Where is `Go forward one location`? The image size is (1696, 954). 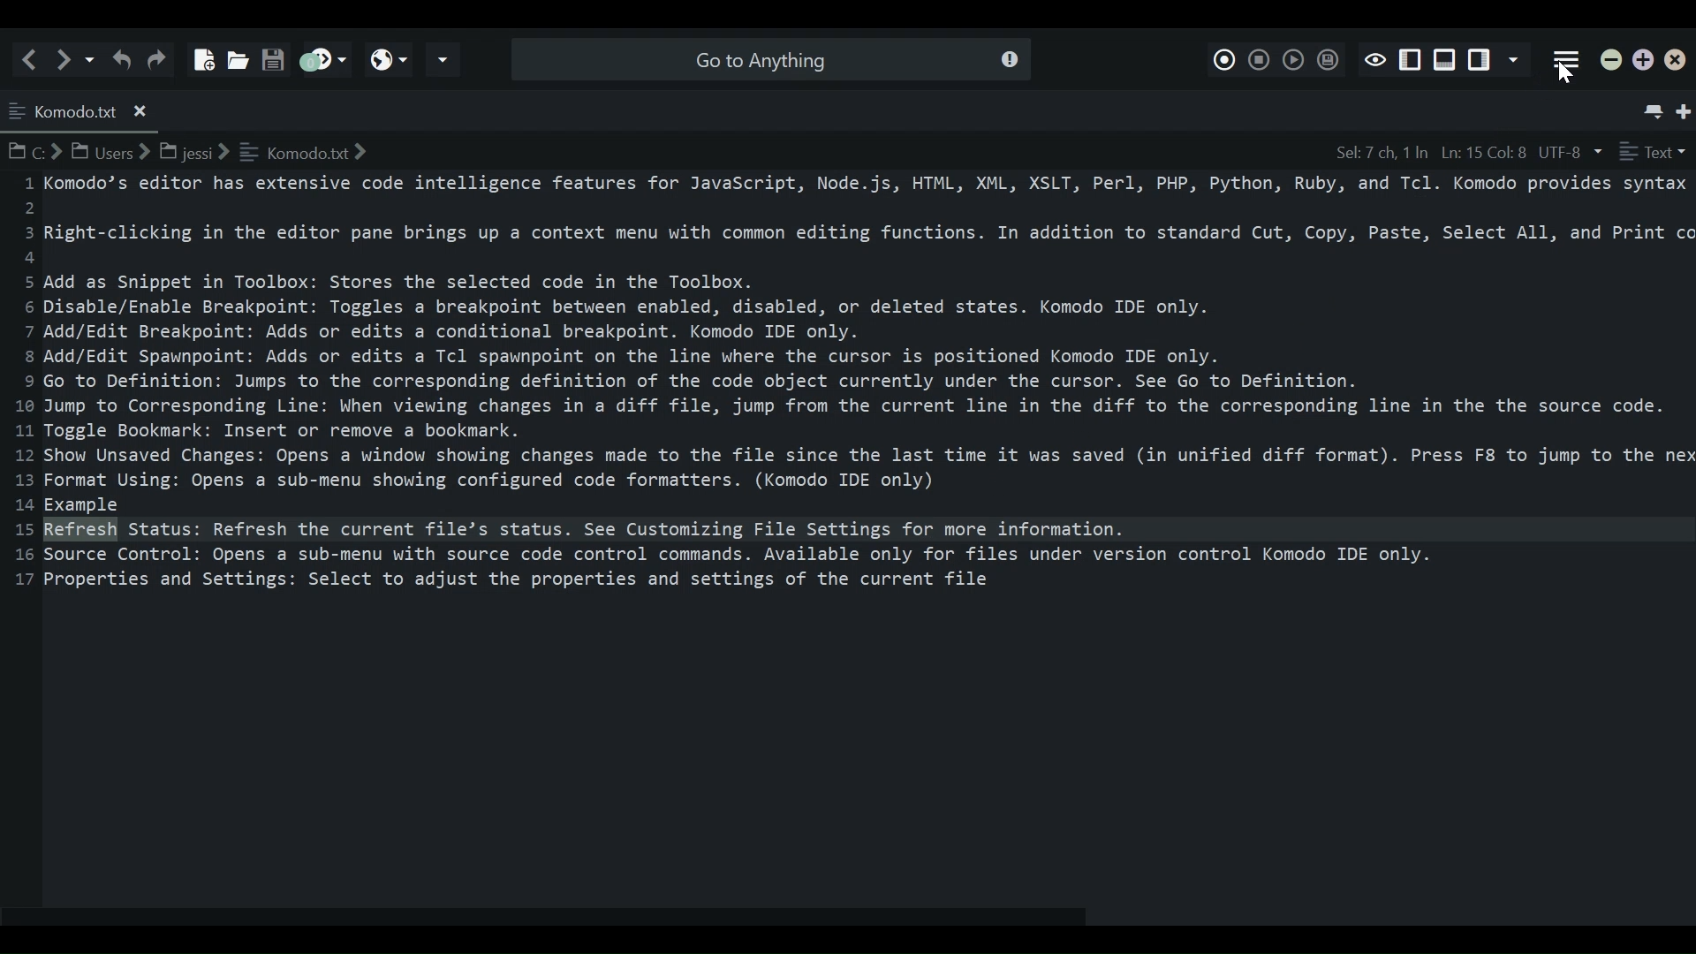 Go forward one location is located at coordinates (66, 58).